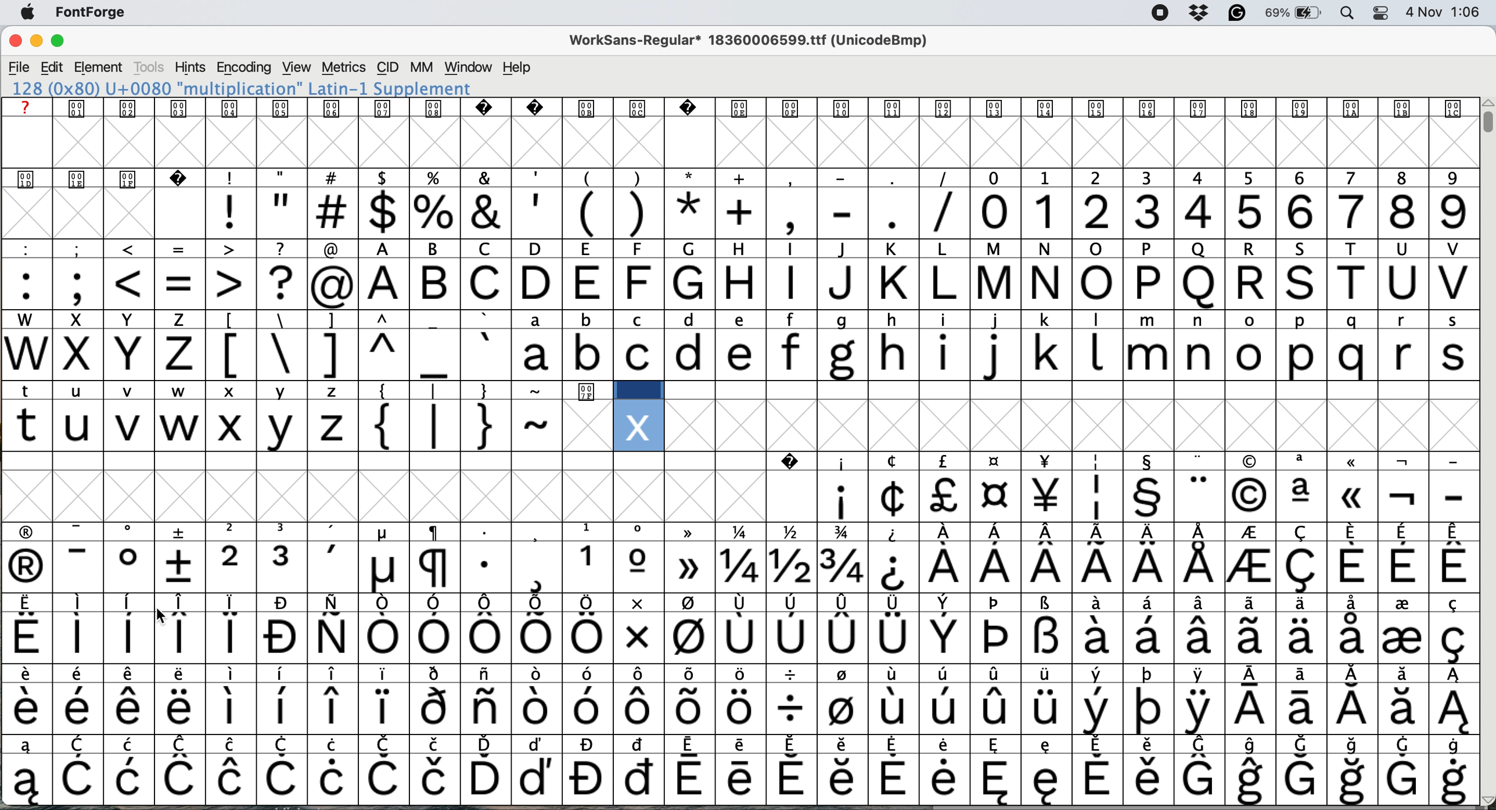  I want to click on date and time, so click(1444, 12).